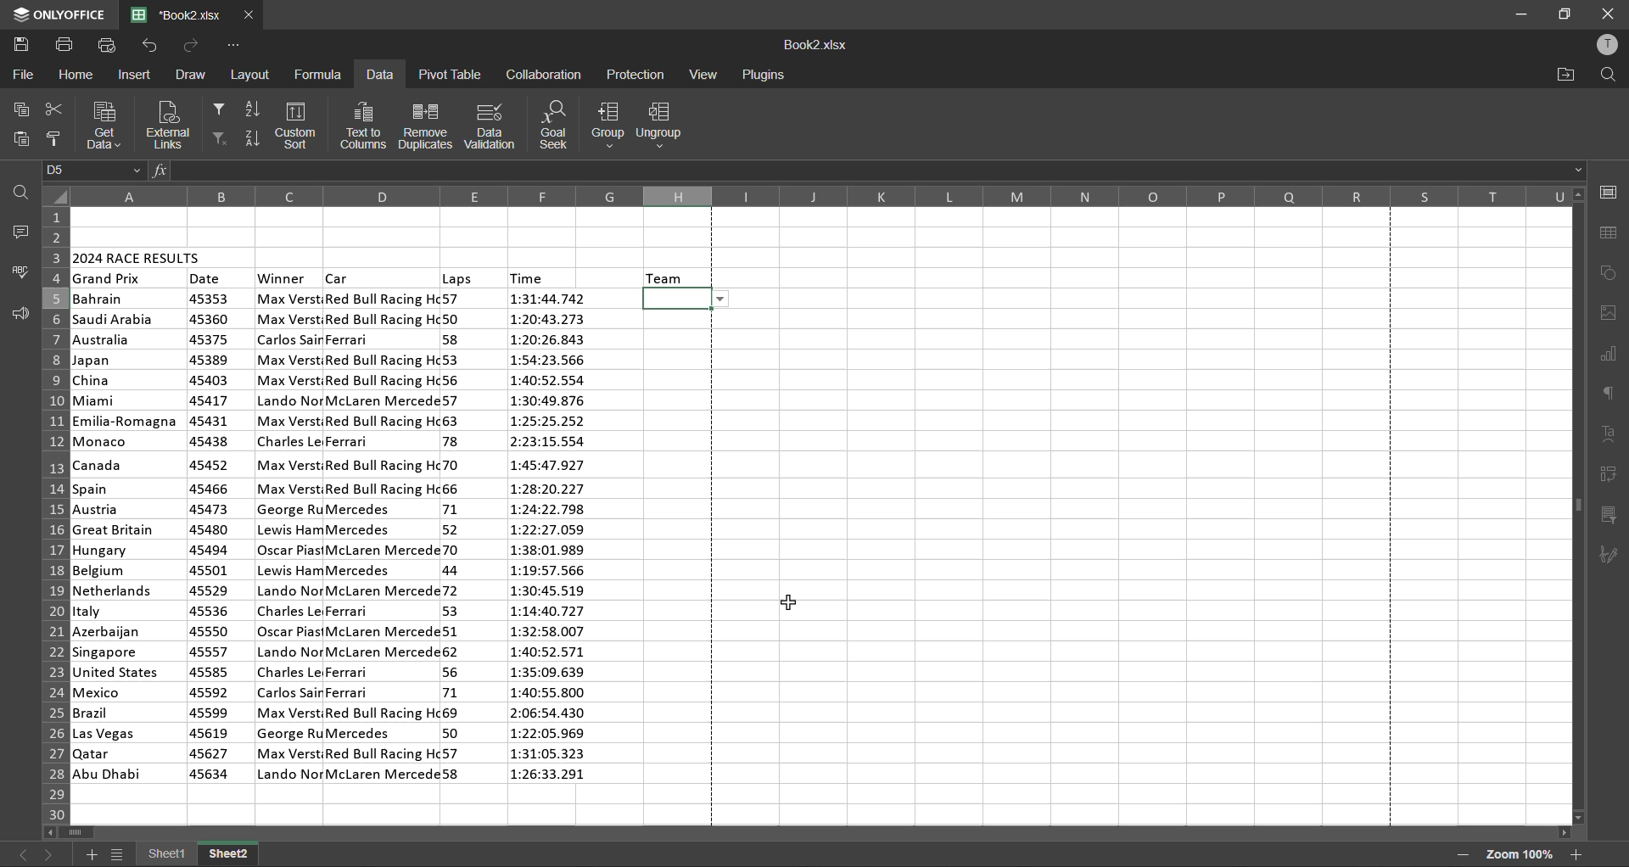 Image resolution: width=1629 pixels, height=867 pixels. I want to click on country names, so click(126, 536).